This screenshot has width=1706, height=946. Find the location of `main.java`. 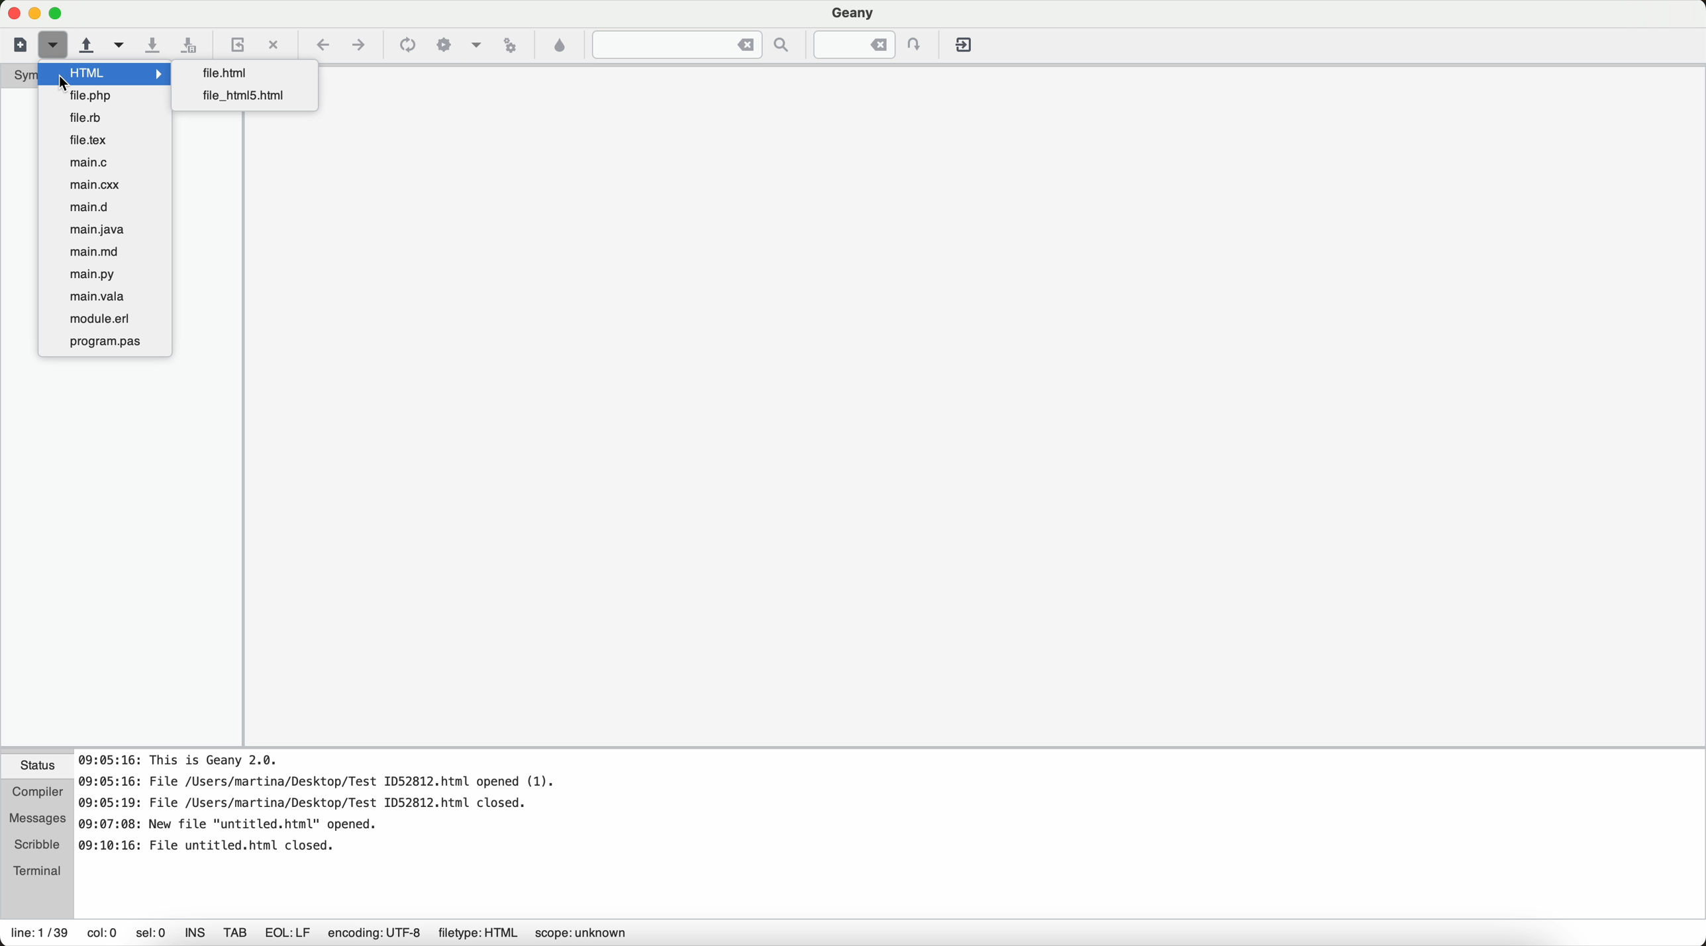

main.java is located at coordinates (105, 230).